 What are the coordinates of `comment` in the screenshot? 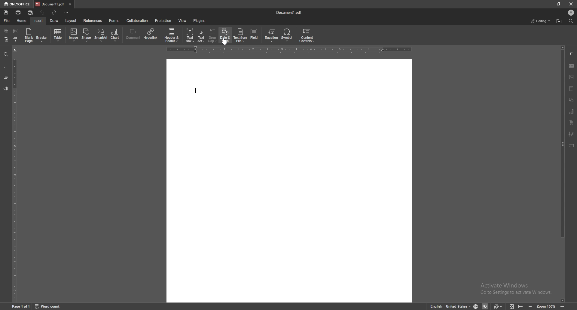 It's located at (6, 66).